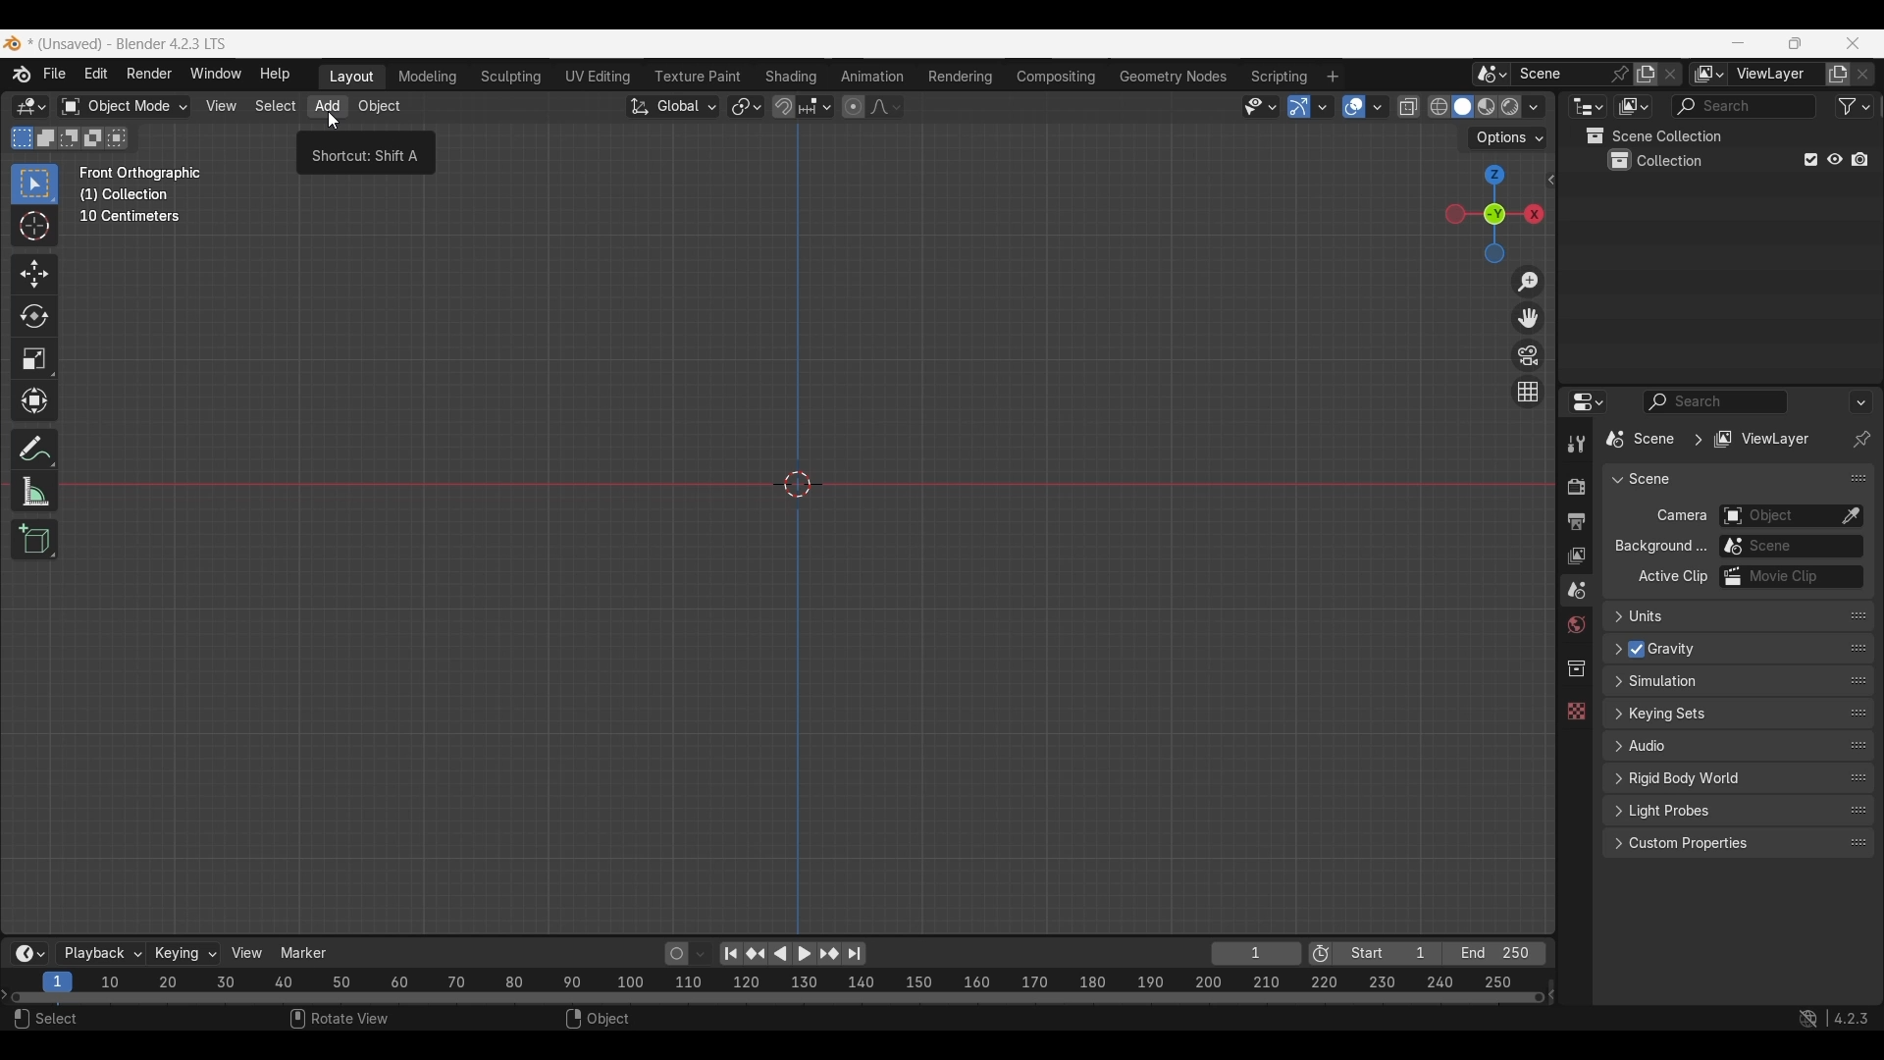 The width and height of the screenshot is (1884, 1060). Describe the element at coordinates (1834, 159) in the screenshot. I see `Hide in viewport` at that location.